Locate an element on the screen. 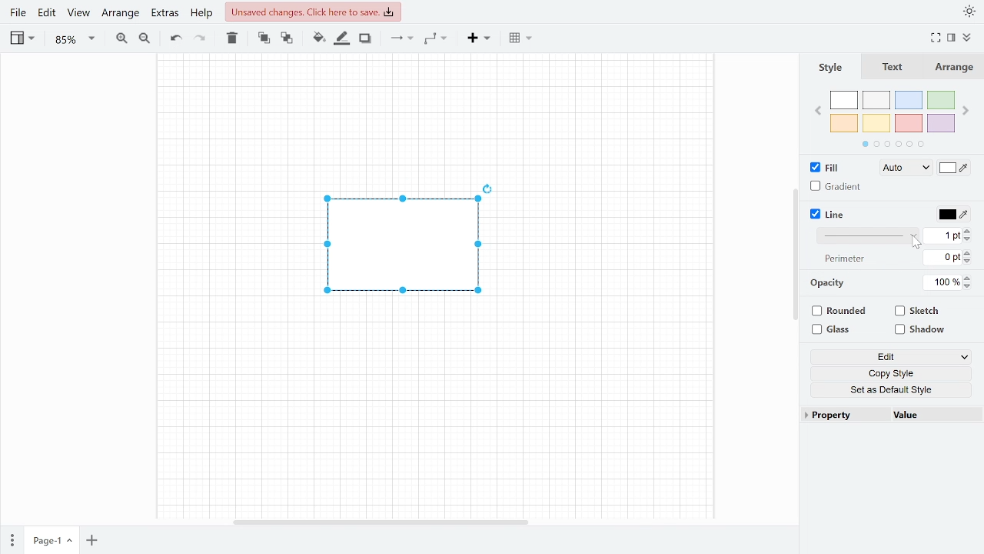 The width and height of the screenshot is (984, 554). Previous is located at coordinates (819, 112).